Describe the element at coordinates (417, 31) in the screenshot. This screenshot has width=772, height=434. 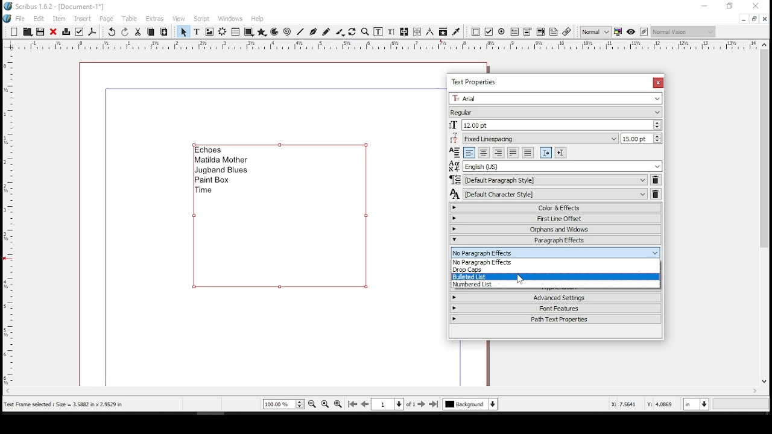
I see `unlink text frames` at that location.